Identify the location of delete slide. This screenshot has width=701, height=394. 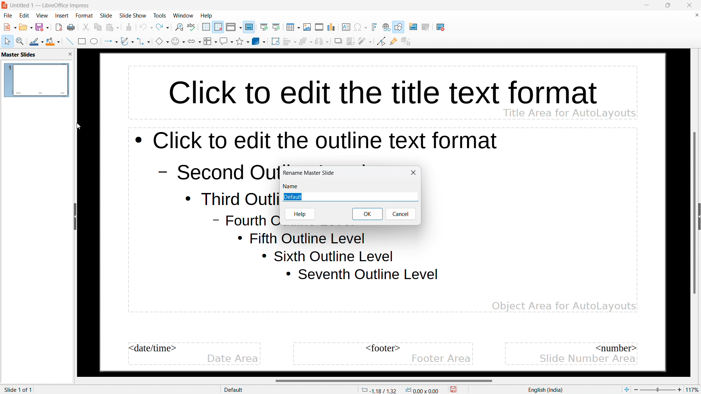
(441, 28).